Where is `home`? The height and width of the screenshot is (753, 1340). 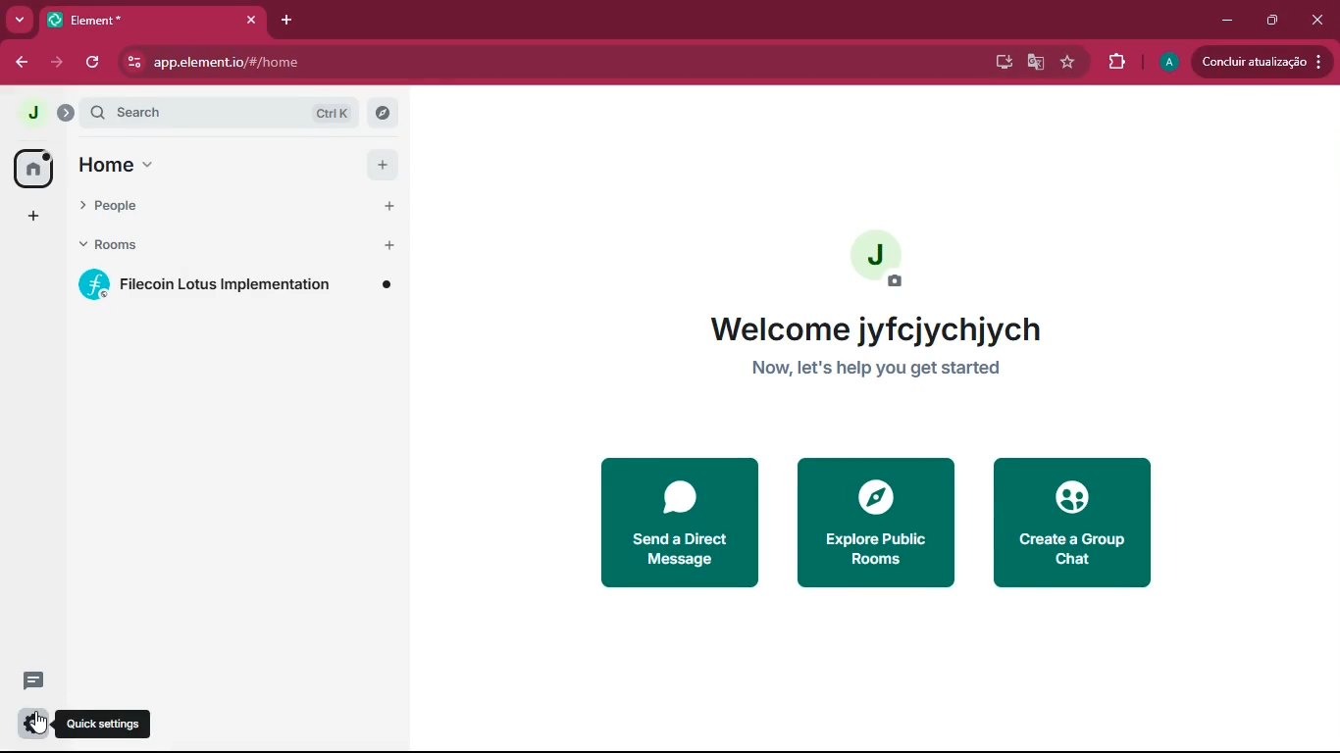 home is located at coordinates (105, 168).